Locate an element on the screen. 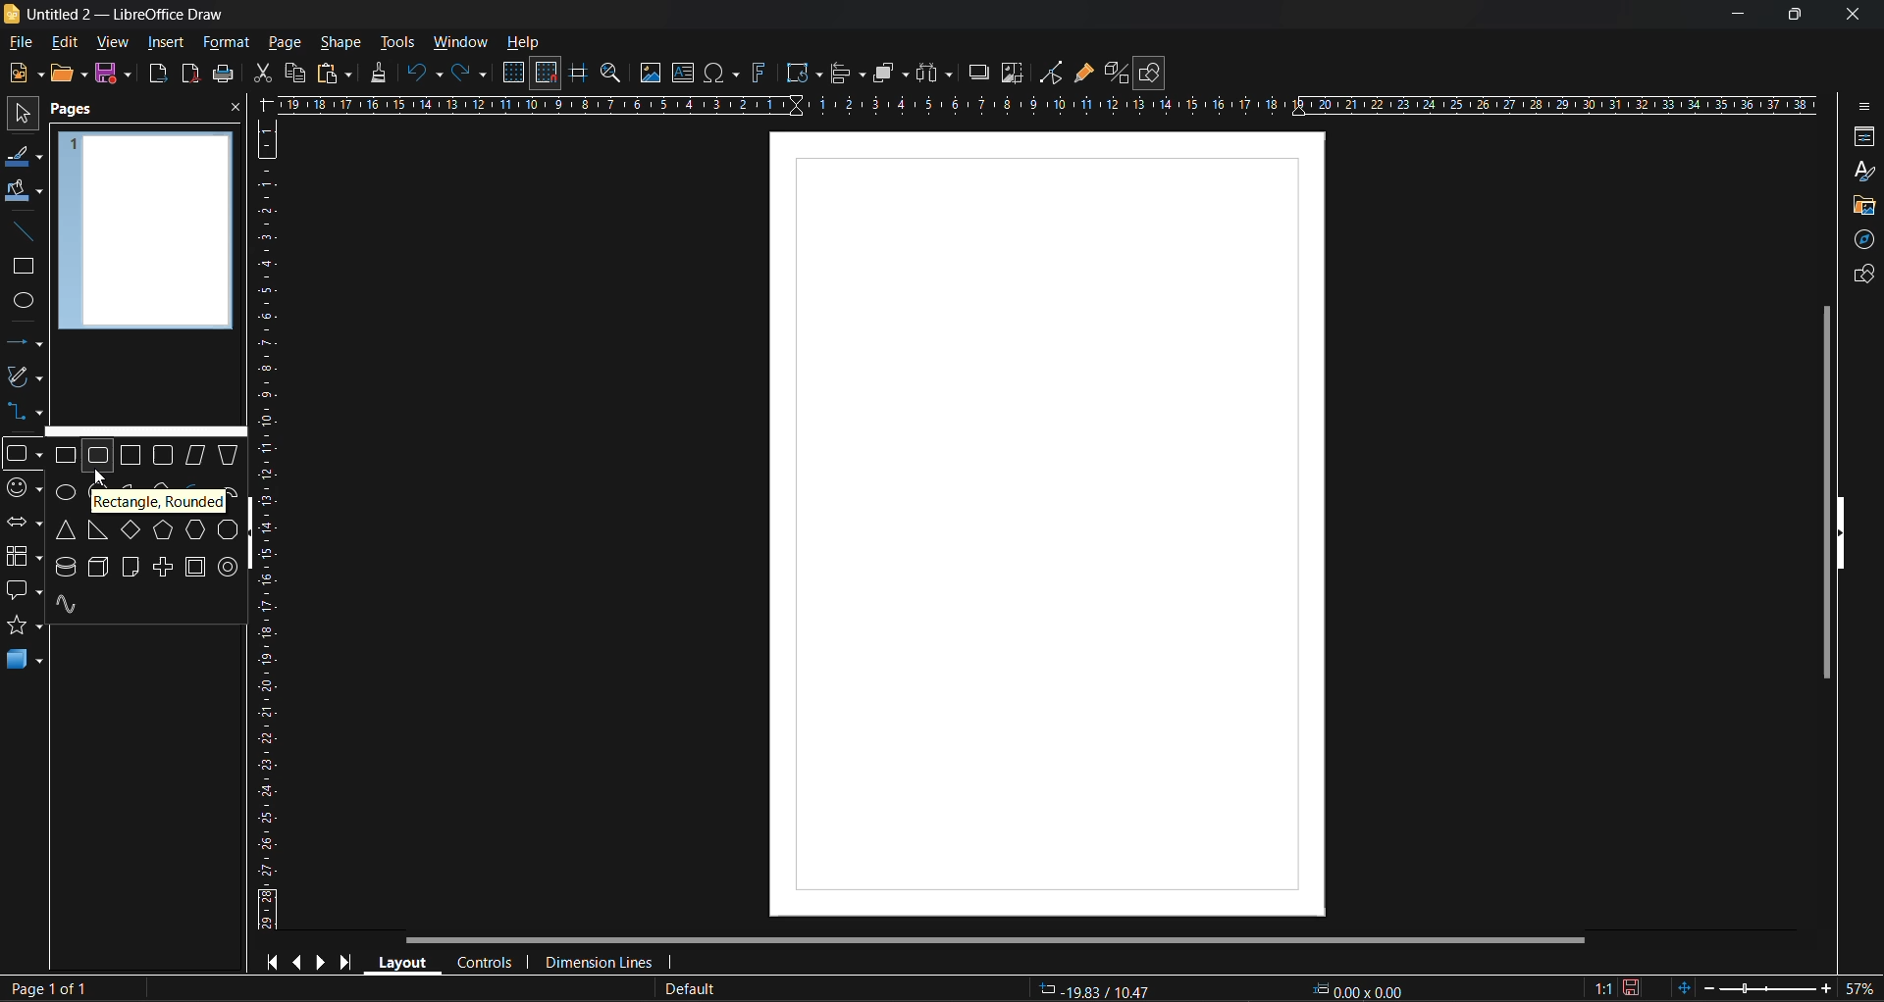 This screenshot has height=1002, width=1884. zoom out is located at coordinates (1706, 986).